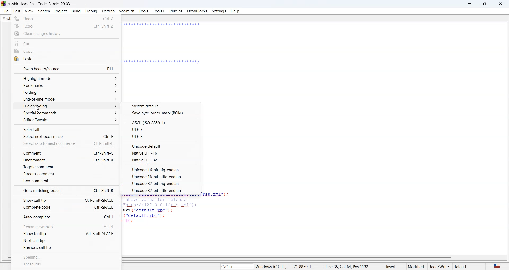  I want to click on Undo, so click(65, 18).